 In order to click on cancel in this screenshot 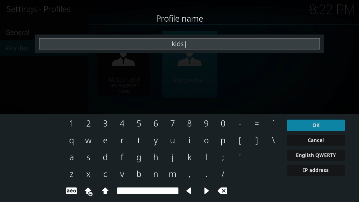, I will do `click(316, 140)`.